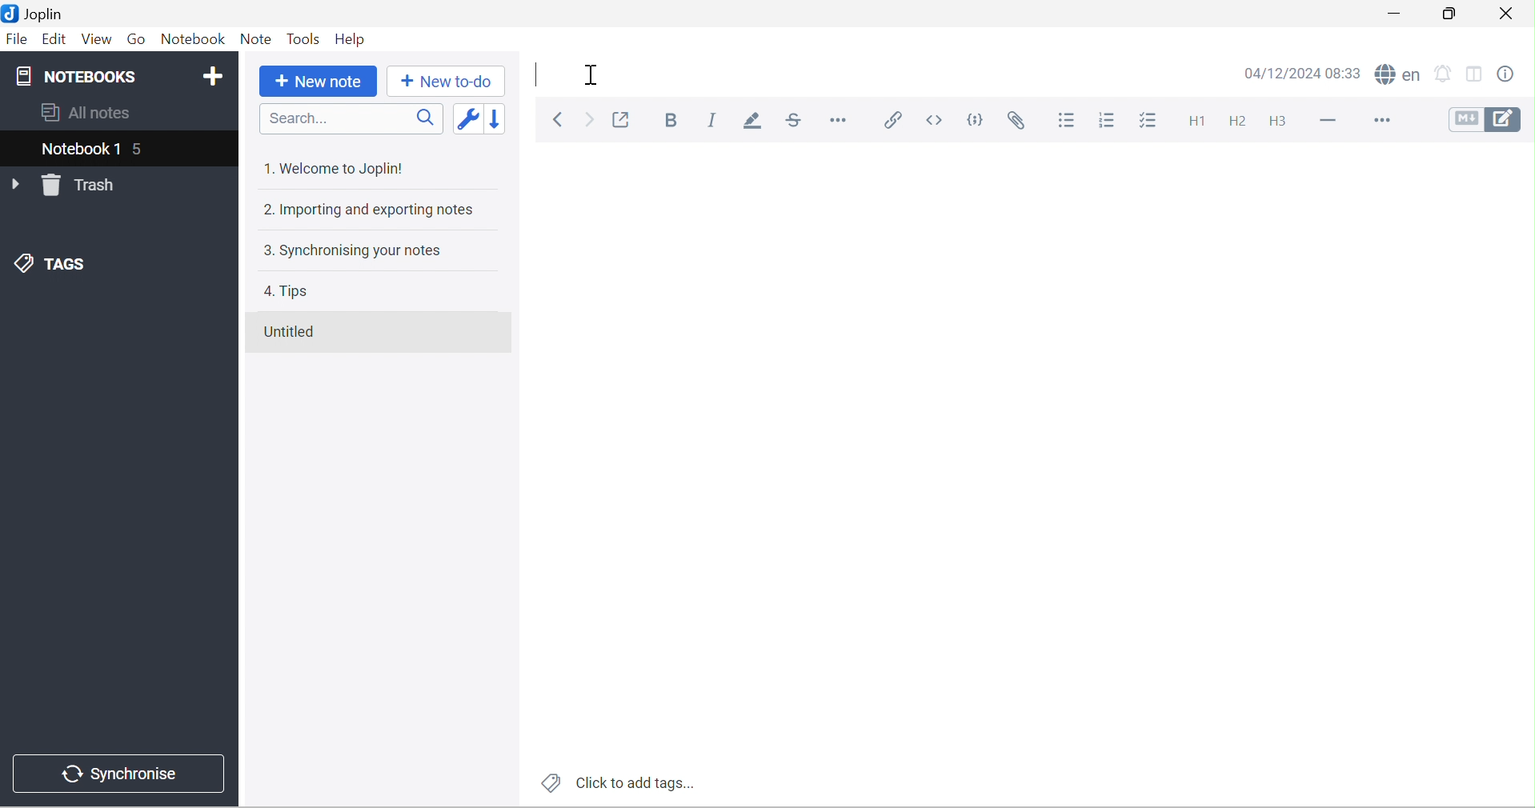  What do you see at coordinates (213, 77) in the screenshot?
I see `Add notebook` at bounding box center [213, 77].